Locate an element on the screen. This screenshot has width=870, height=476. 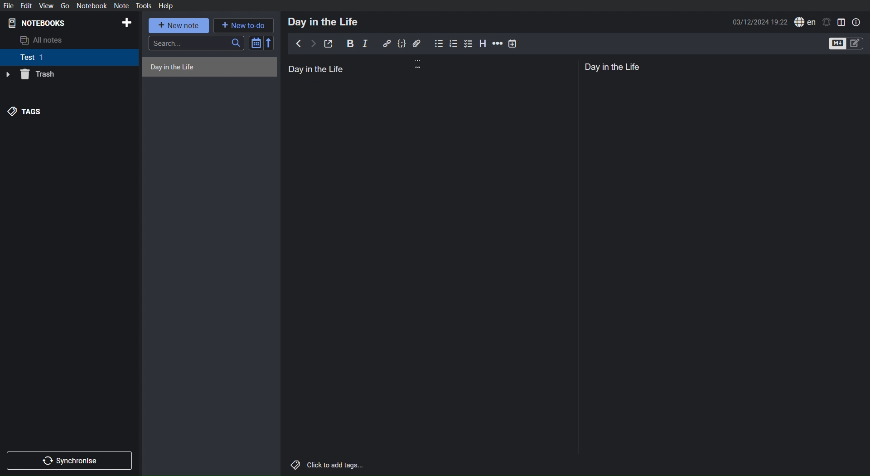
Notebooks is located at coordinates (37, 23).